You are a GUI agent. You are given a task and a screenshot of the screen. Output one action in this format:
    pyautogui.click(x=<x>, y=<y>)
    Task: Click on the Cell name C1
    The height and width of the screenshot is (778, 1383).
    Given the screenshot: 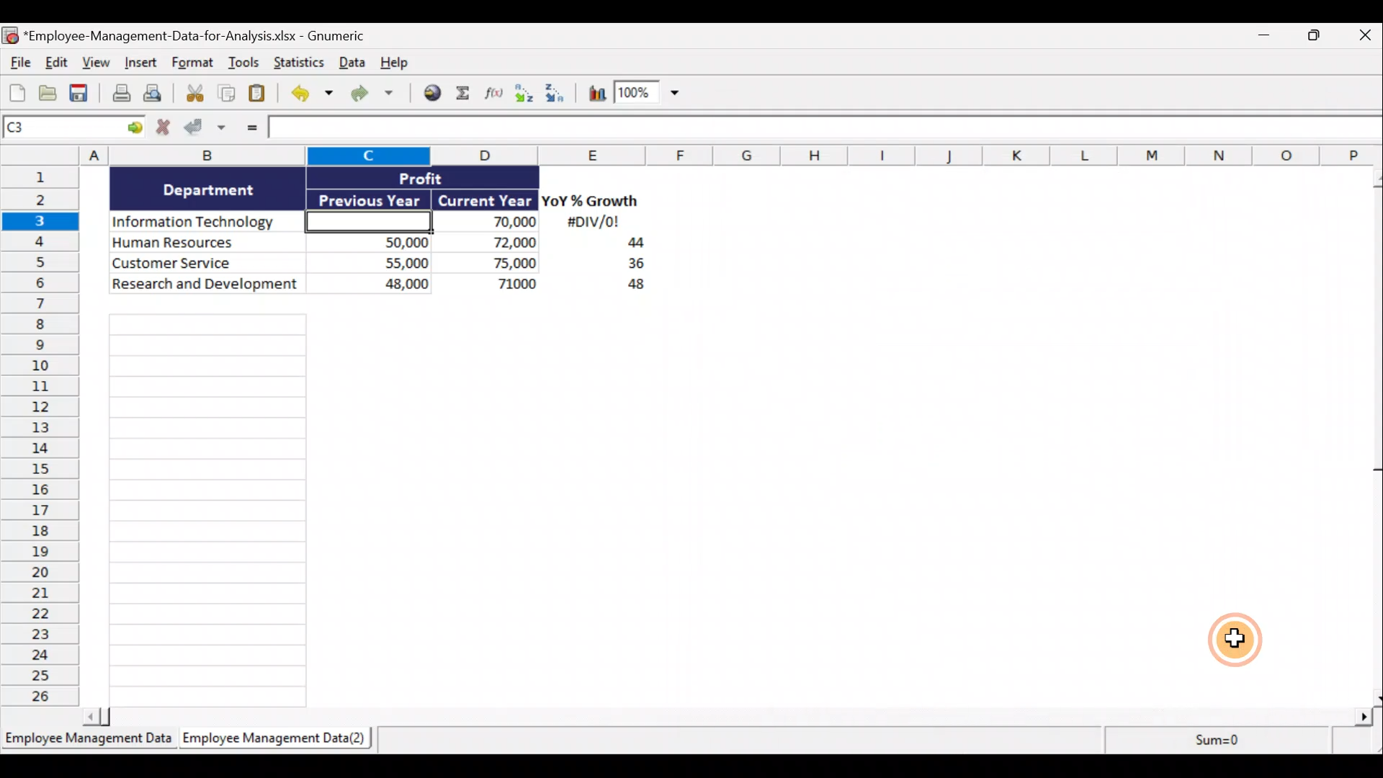 What is the action you would take?
    pyautogui.click(x=61, y=129)
    